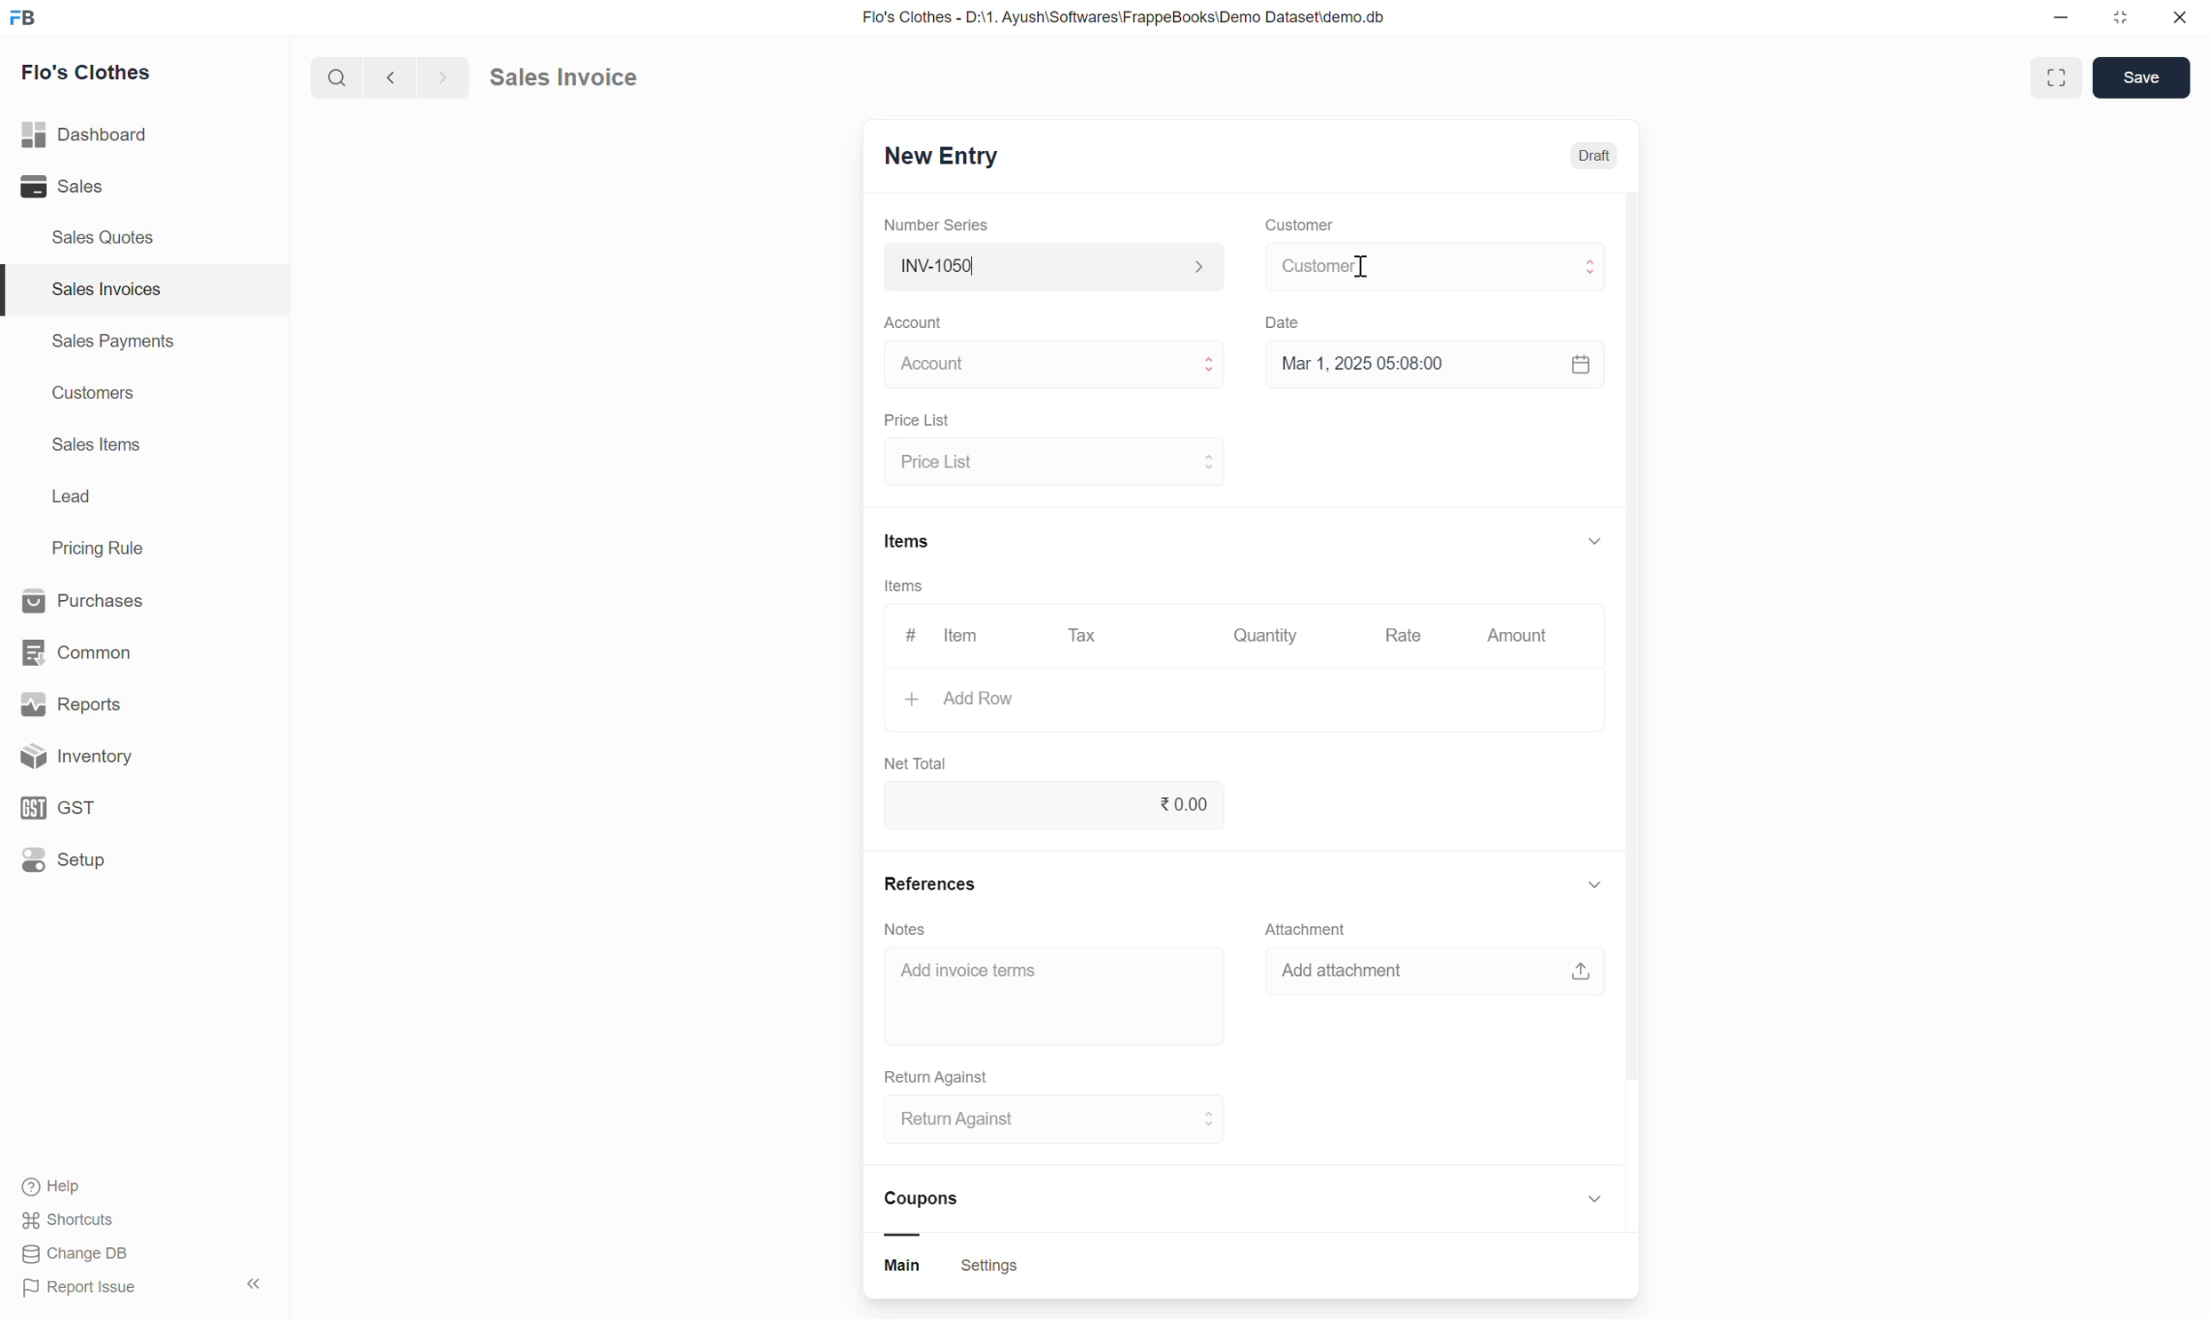 The image size is (2210, 1319). What do you see at coordinates (910, 1268) in the screenshot?
I see `main` at bounding box center [910, 1268].